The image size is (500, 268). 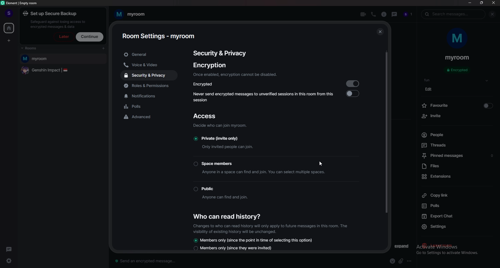 I want to click on  Members only (since the point in time of selecting this option), so click(x=254, y=240).